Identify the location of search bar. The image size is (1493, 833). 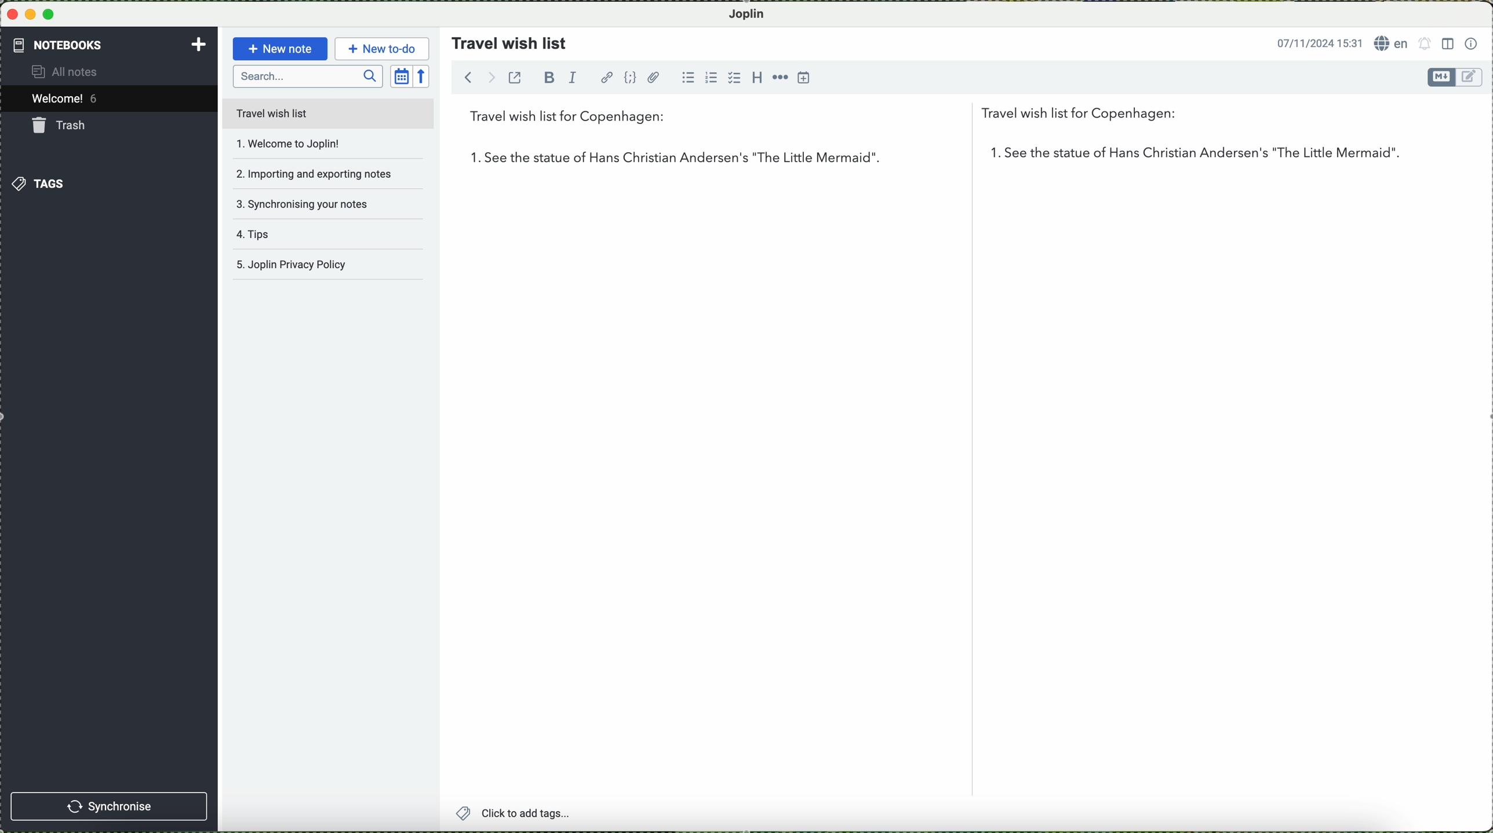
(308, 77).